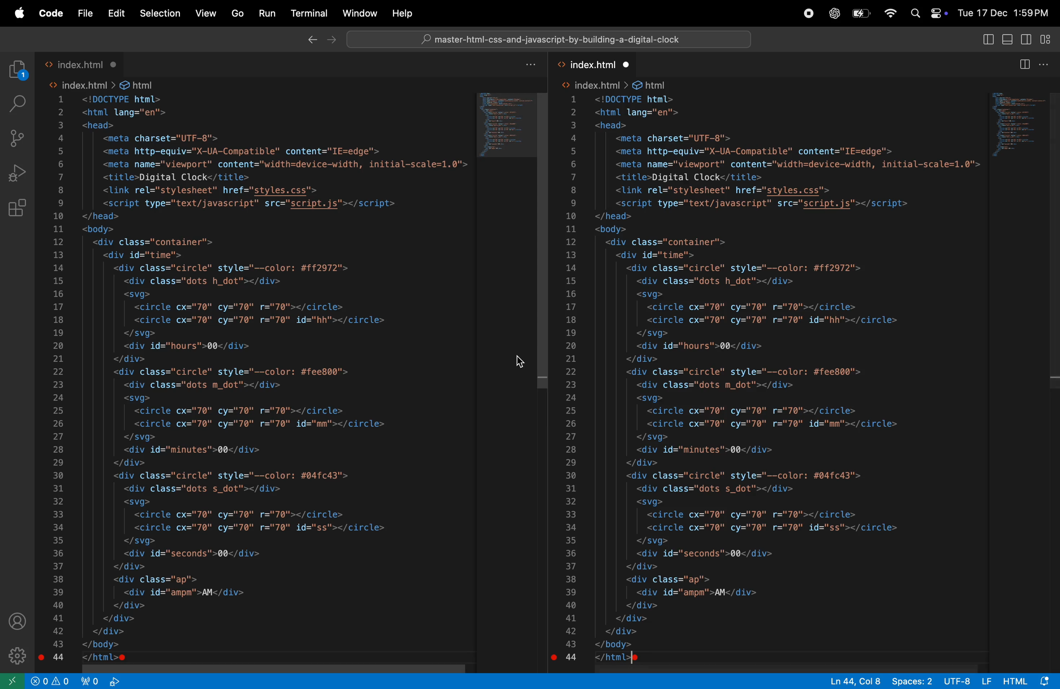 The width and height of the screenshot is (1060, 689). Describe the element at coordinates (553, 41) in the screenshot. I see `master-html-css` at that location.